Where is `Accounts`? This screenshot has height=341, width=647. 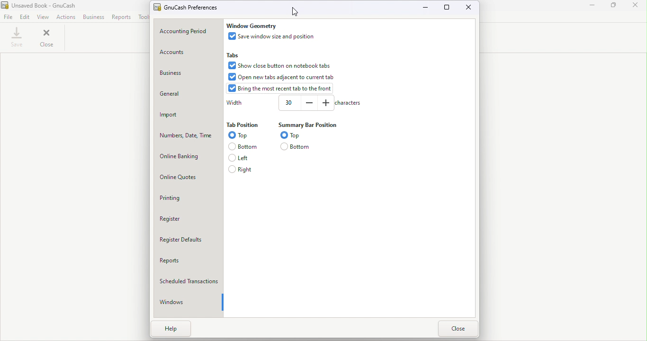
Accounts is located at coordinates (188, 54).